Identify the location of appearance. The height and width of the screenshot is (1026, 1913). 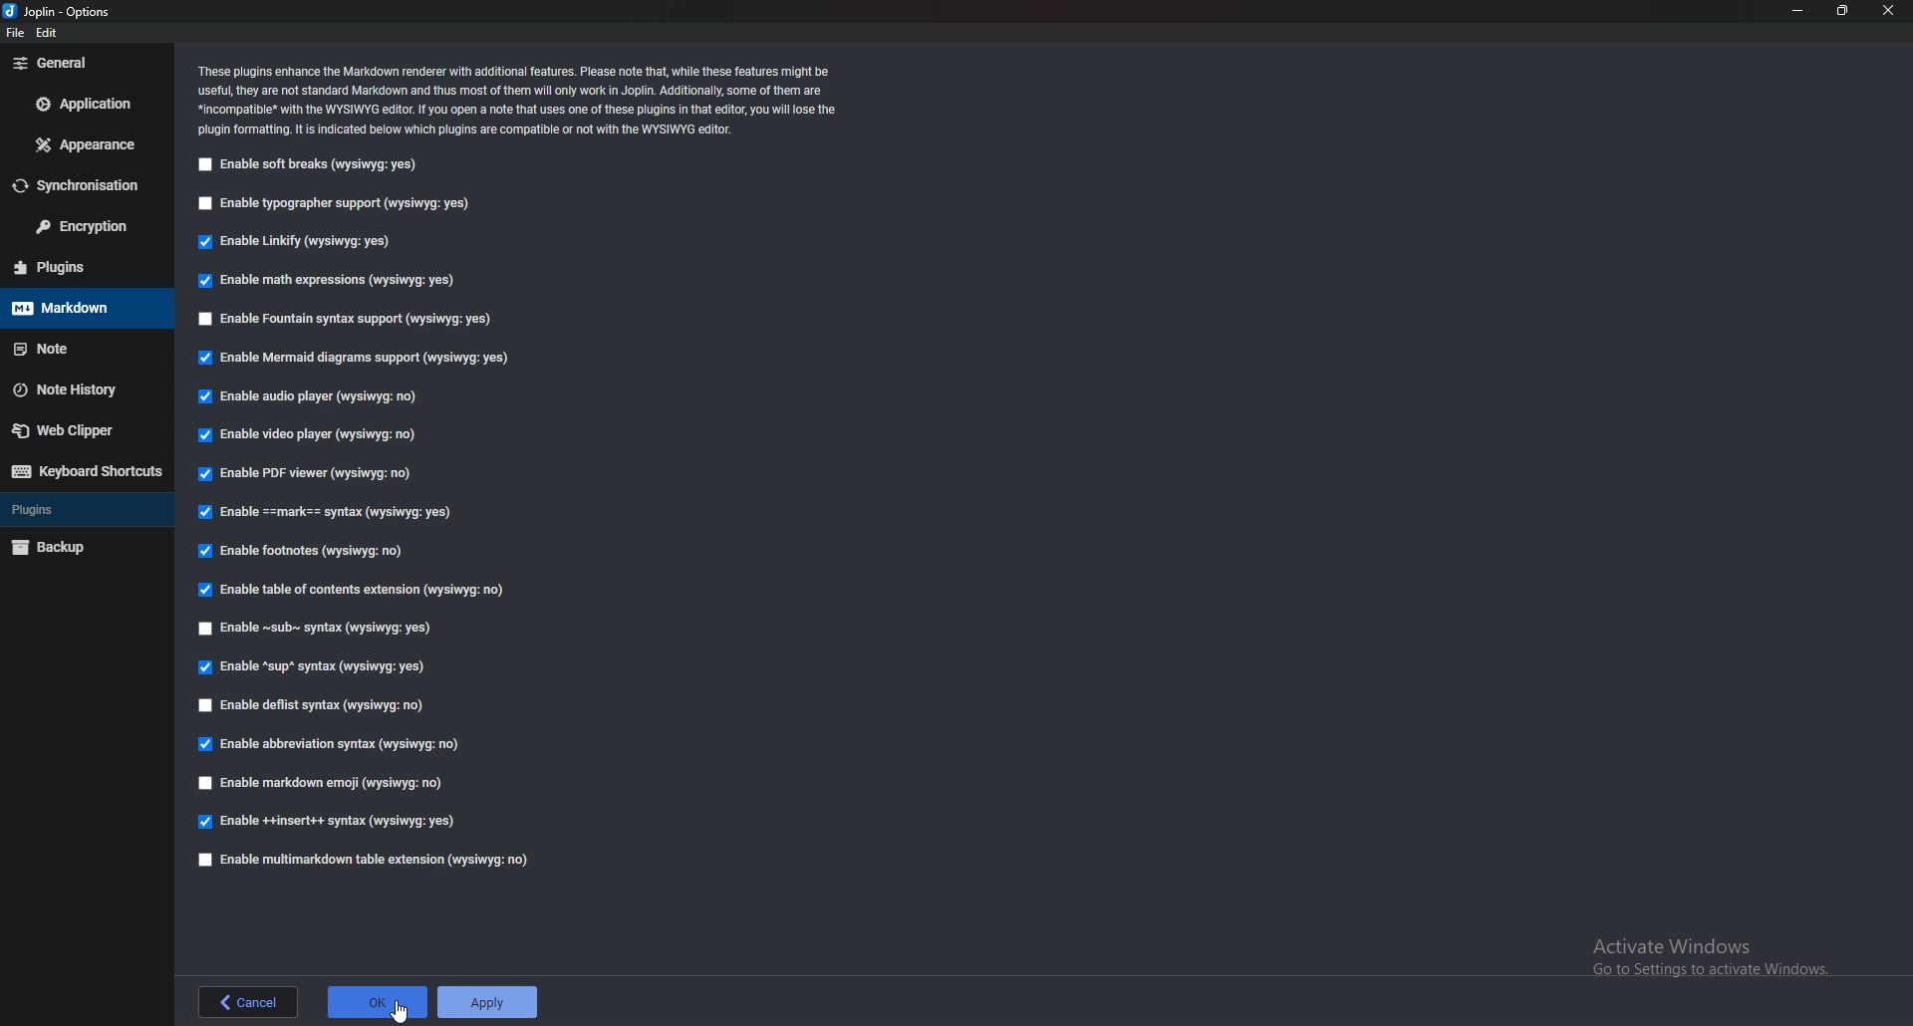
(81, 144).